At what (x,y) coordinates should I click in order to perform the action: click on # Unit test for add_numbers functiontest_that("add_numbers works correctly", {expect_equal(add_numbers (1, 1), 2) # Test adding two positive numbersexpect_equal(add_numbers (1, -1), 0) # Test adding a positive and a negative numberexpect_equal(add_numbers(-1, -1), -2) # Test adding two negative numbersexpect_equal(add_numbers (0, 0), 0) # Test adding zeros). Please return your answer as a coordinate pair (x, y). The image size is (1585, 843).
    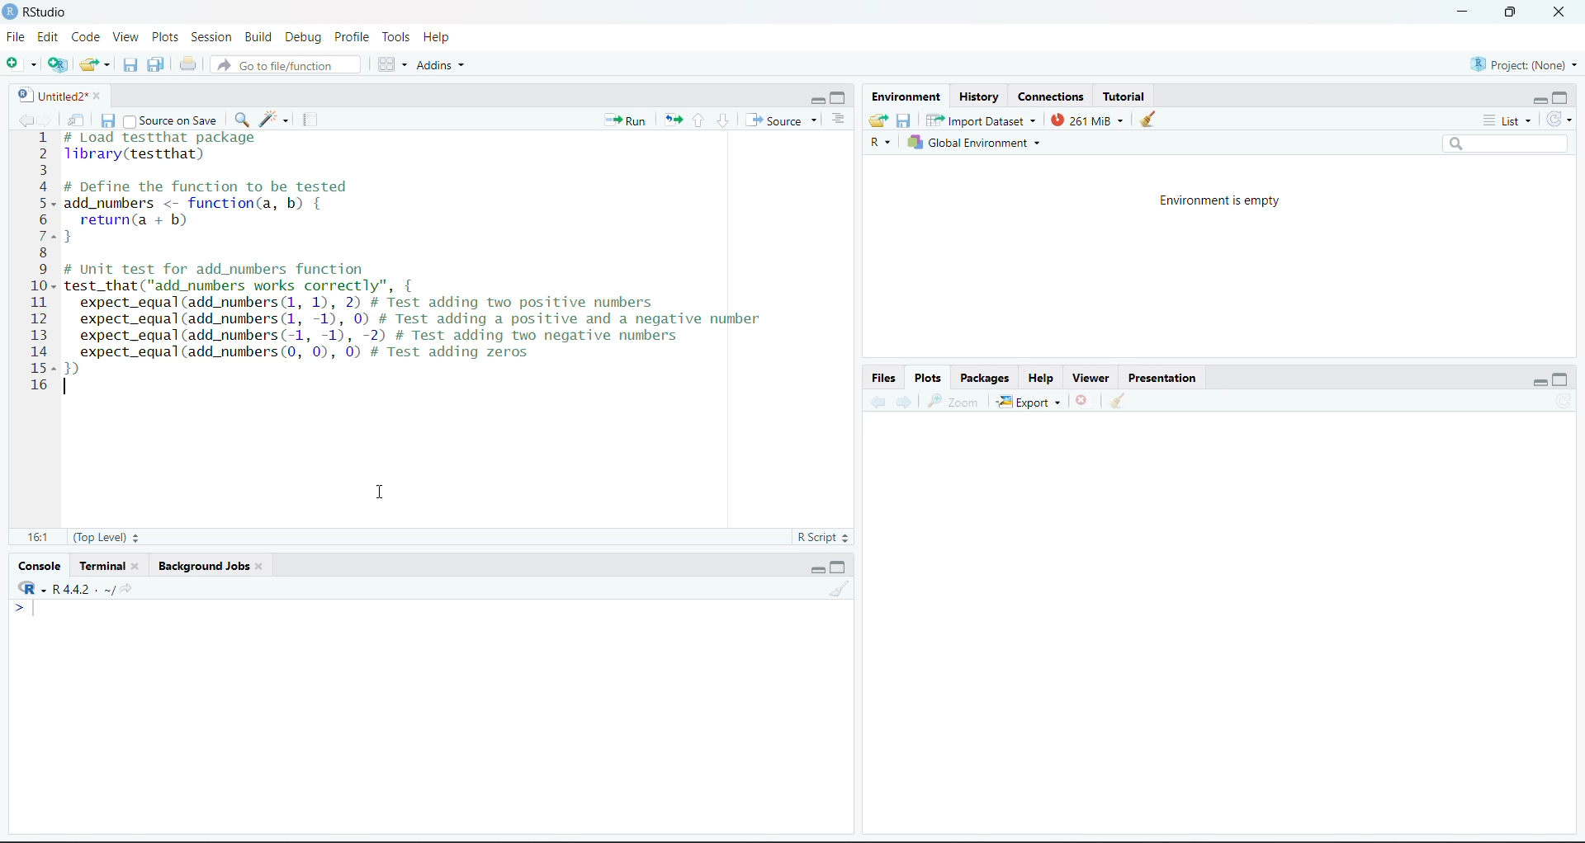
    Looking at the image, I should click on (417, 319).